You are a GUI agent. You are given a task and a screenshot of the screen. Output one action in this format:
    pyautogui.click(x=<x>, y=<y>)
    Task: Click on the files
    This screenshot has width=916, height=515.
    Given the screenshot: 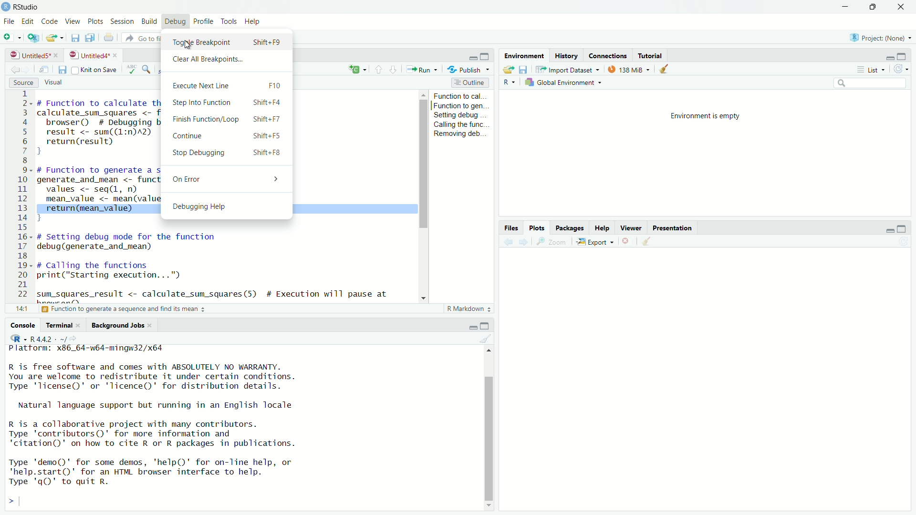 What is the action you would take?
    pyautogui.click(x=511, y=228)
    